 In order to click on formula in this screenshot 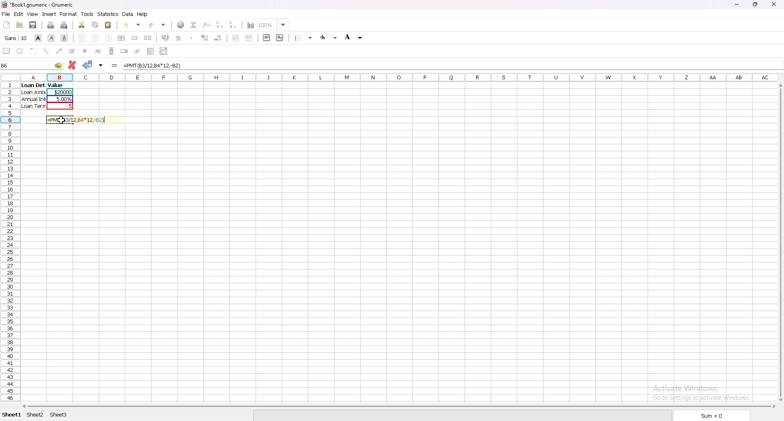, I will do `click(154, 65)`.